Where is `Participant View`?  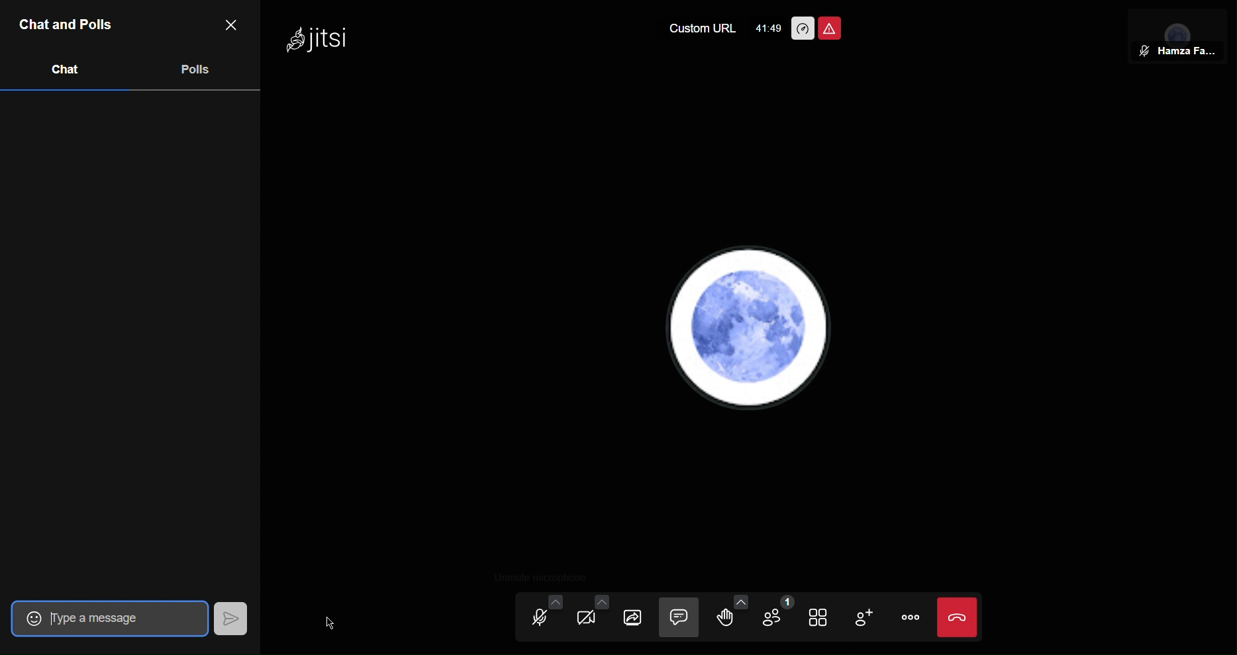
Participant View is located at coordinates (1176, 32).